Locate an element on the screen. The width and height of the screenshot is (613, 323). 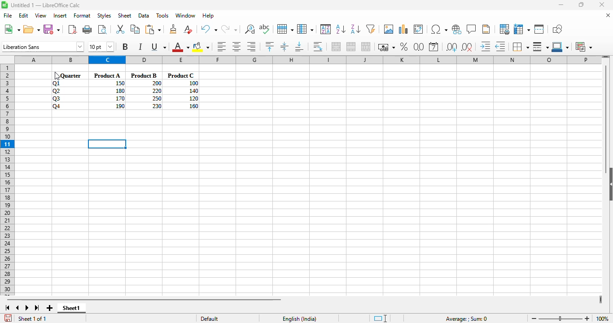
Collapse/Expand is located at coordinates (611, 184).